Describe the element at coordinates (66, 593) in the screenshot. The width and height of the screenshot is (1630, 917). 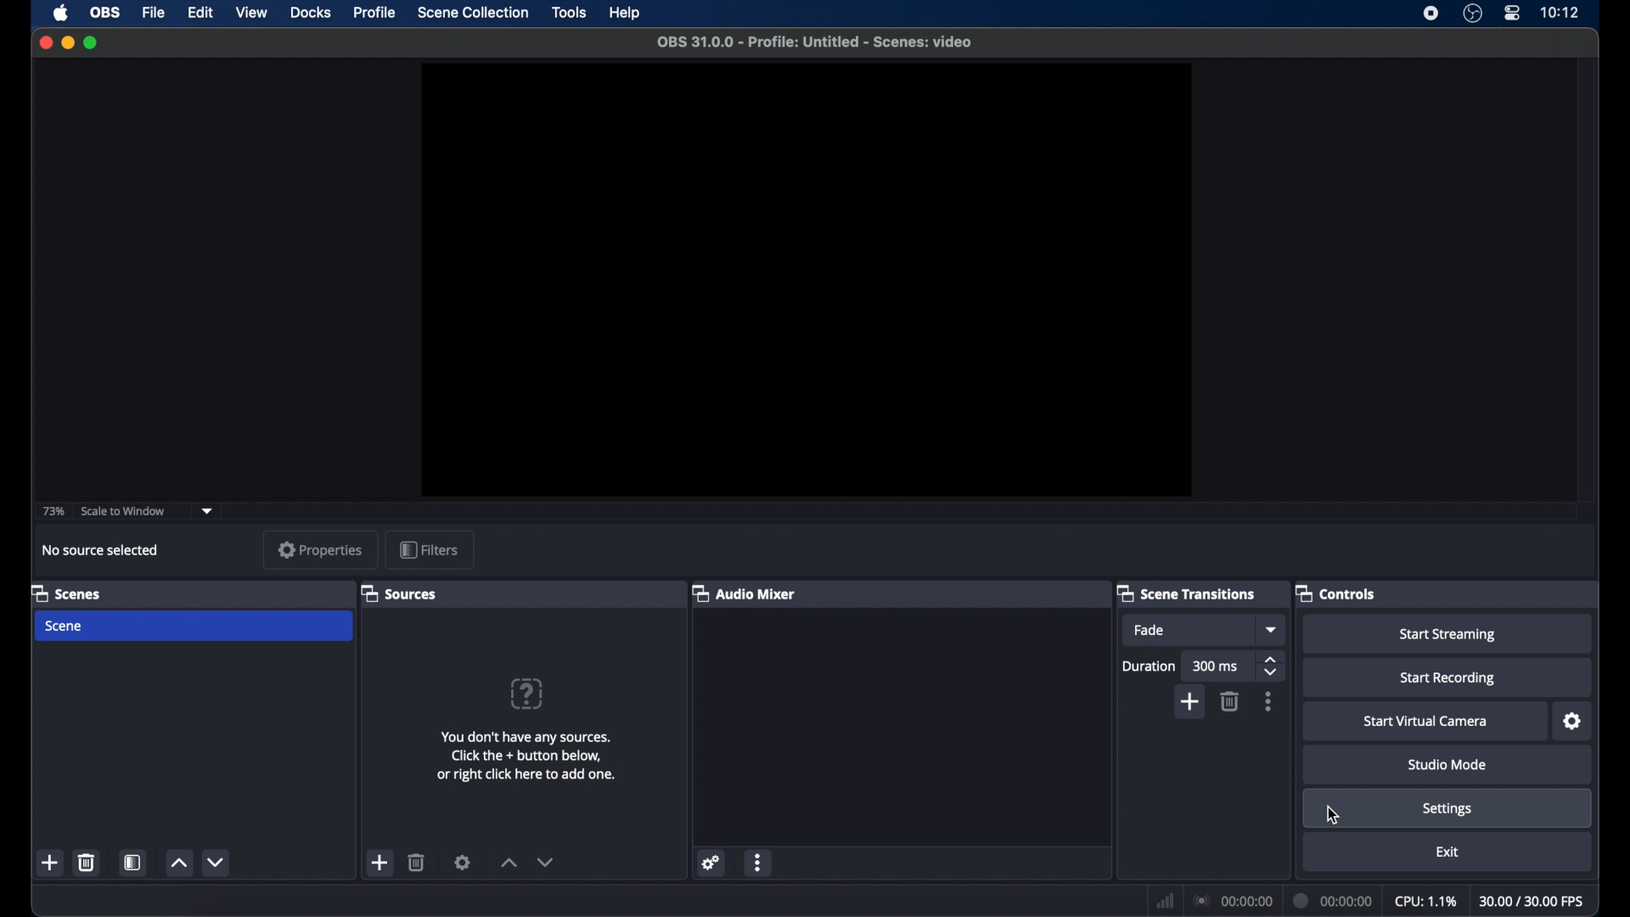
I see `scenes` at that location.